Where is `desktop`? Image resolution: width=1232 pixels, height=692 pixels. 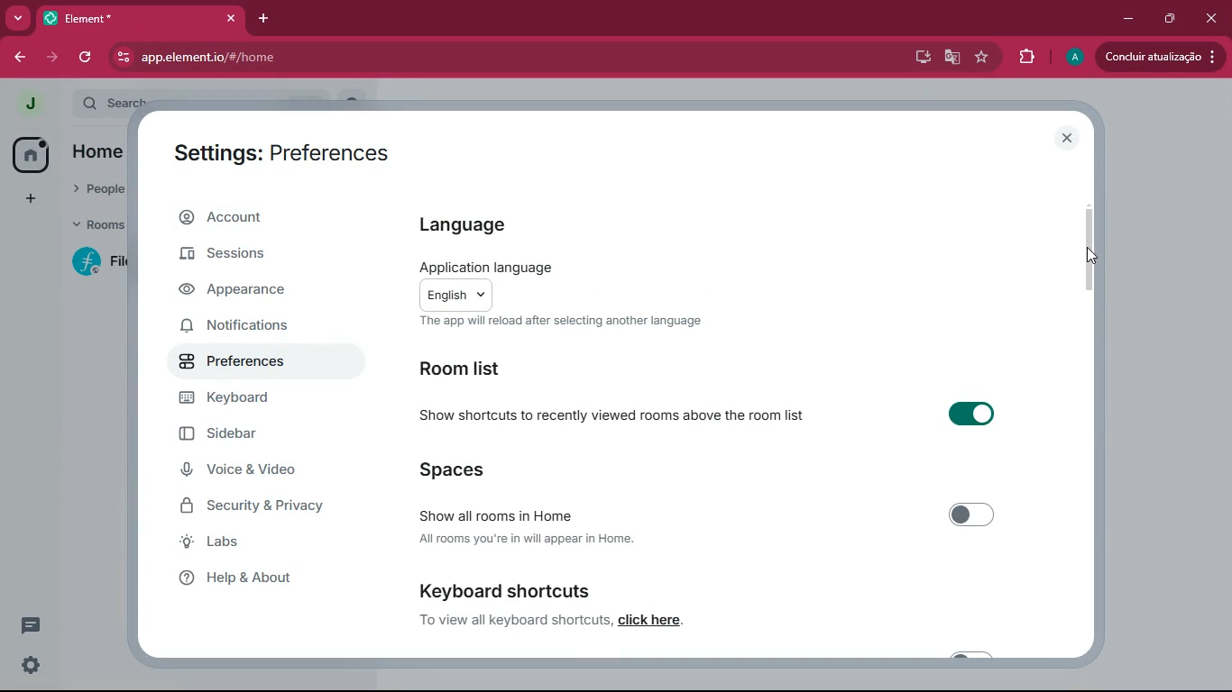
desktop is located at coordinates (918, 58).